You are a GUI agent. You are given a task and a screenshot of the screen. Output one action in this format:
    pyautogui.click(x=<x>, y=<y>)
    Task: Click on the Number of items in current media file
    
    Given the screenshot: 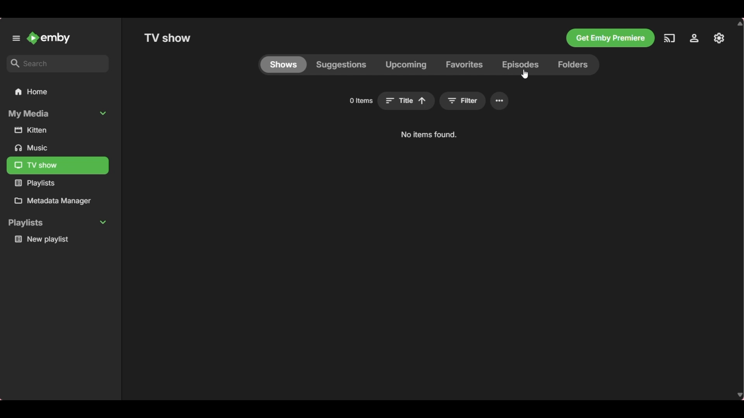 What is the action you would take?
    pyautogui.click(x=361, y=101)
    